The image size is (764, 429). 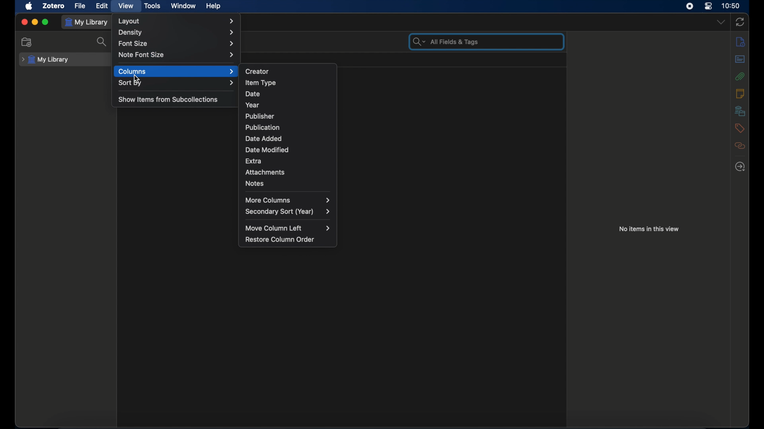 I want to click on locate, so click(x=741, y=166).